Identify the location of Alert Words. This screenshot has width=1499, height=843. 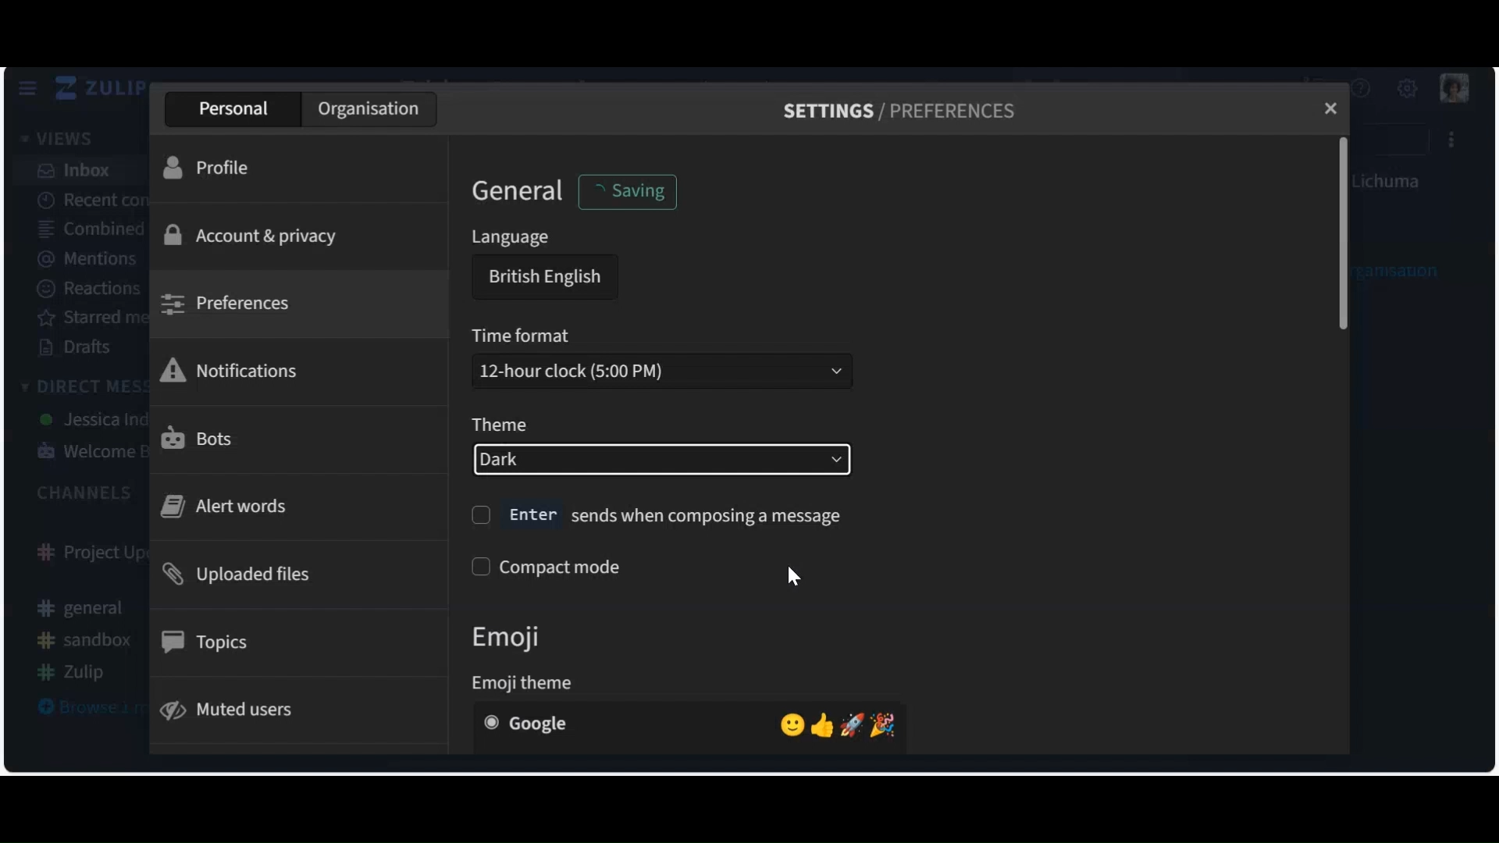
(226, 507).